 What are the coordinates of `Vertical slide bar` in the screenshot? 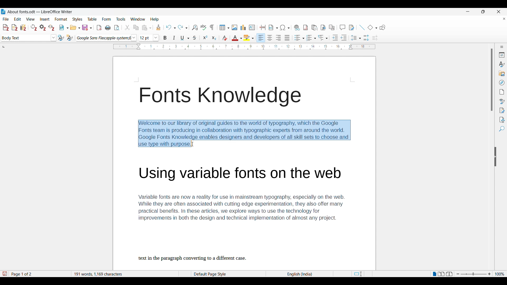 It's located at (492, 80).